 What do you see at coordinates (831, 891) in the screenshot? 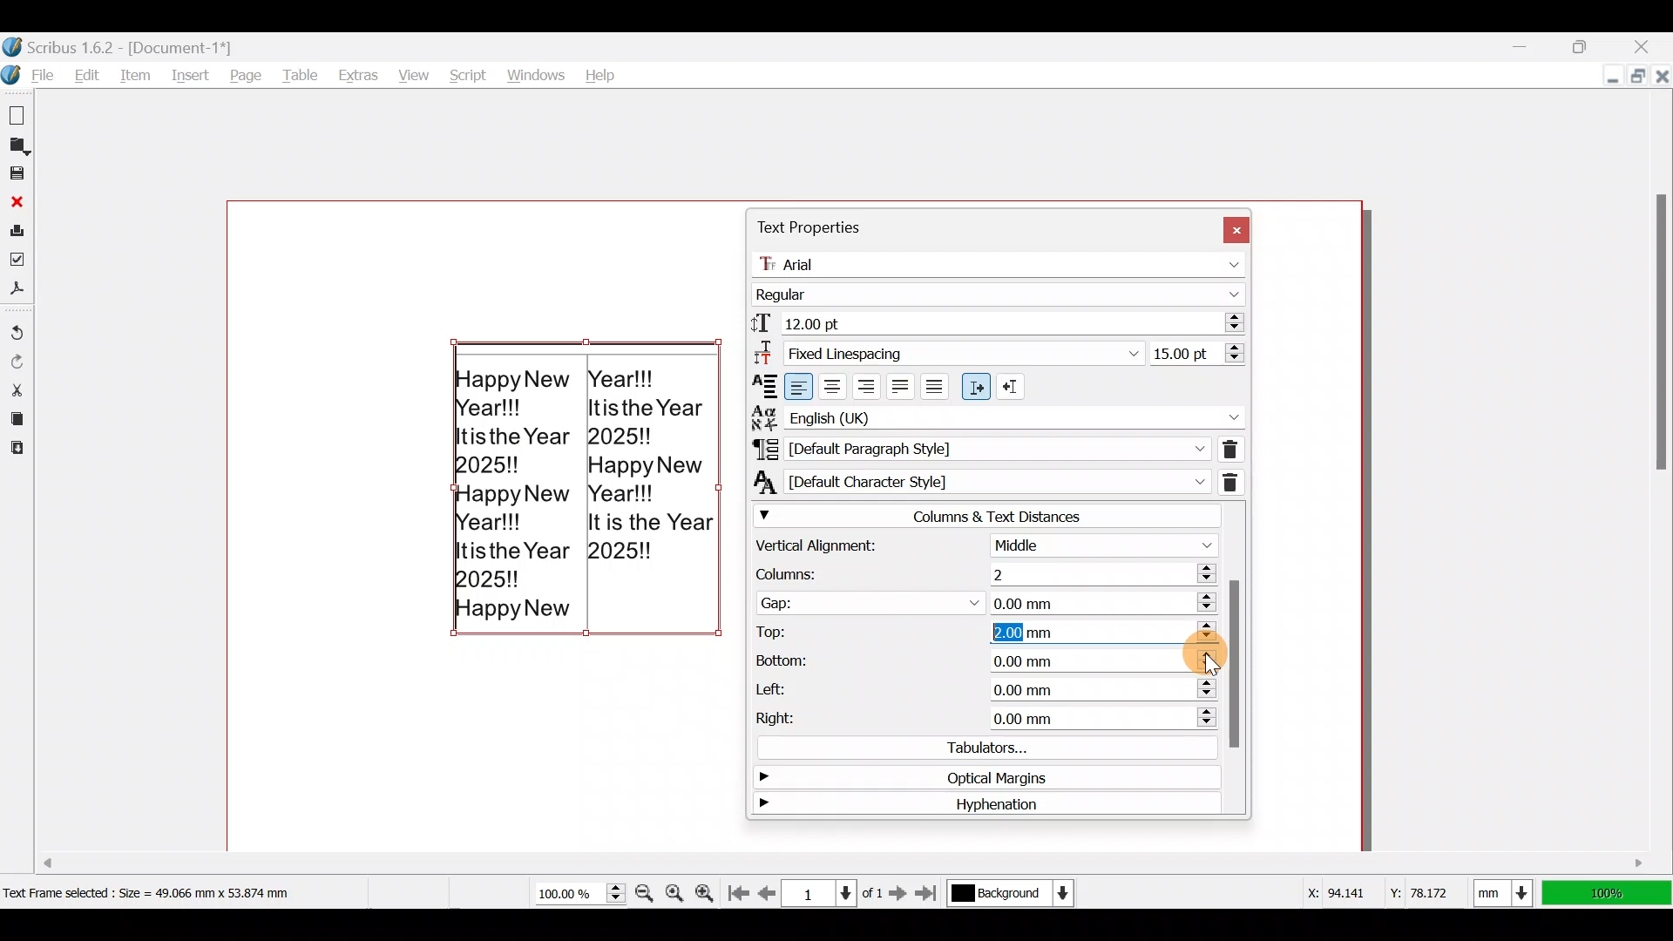
I see `Select current page` at bounding box center [831, 891].